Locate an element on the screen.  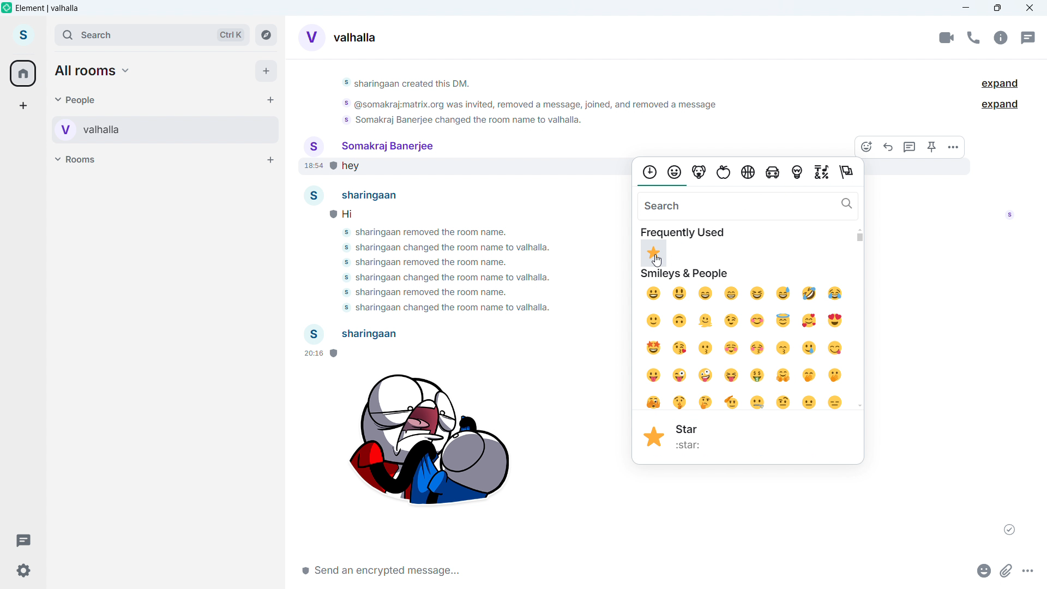
Write message is located at coordinates (458, 570).